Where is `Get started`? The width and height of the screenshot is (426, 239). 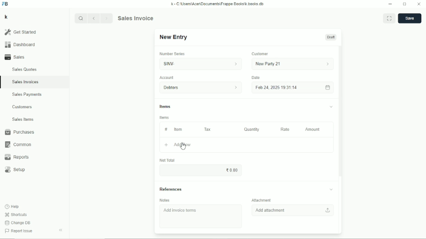 Get started is located at coordinates (20, 32).